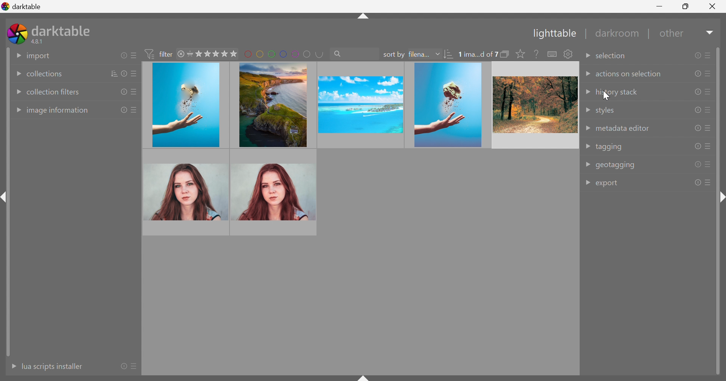 The height and width of the screenshot is (381, 726). I want to click on import, so click(39, 56).